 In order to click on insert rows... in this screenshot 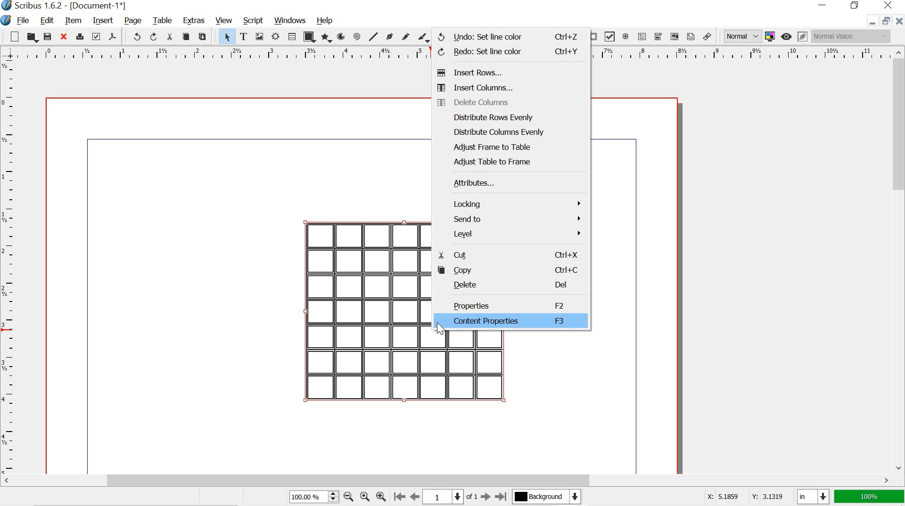, I will do `click(509, 72)`.